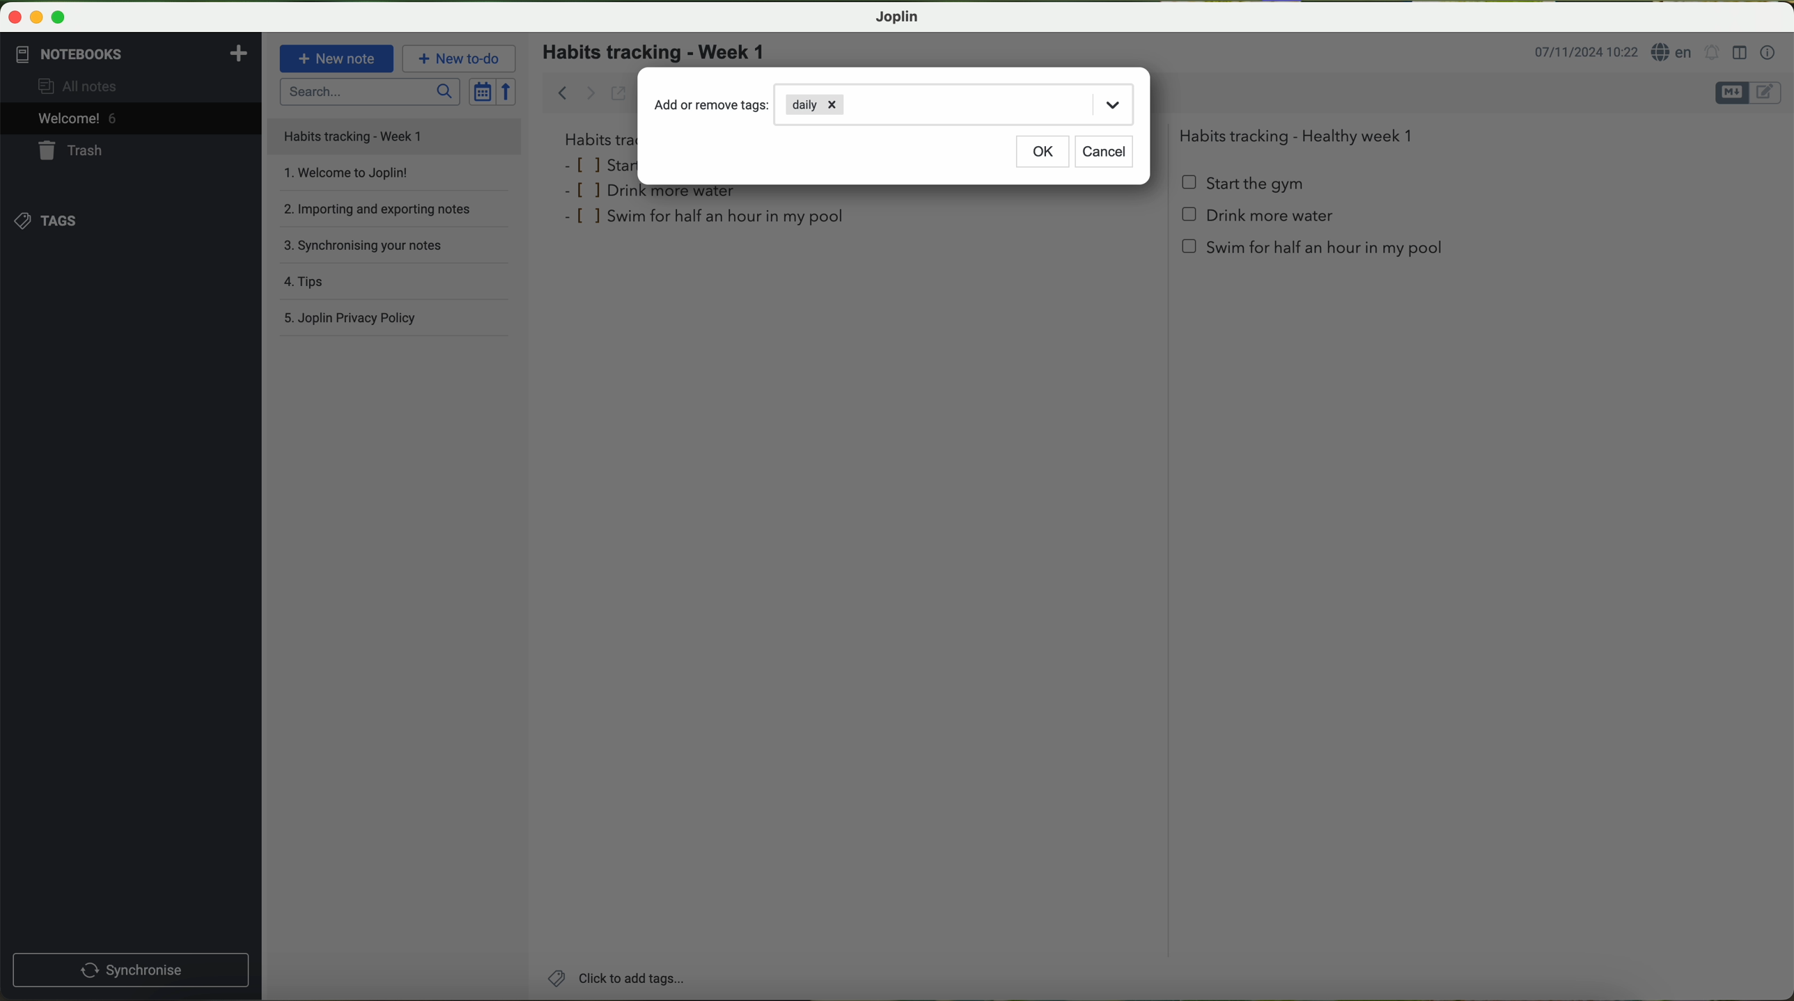 The image size is (1794, 1001). Describe the element at coordinates (1586, 51) in the screenshot. I see `date and hour` at that location.